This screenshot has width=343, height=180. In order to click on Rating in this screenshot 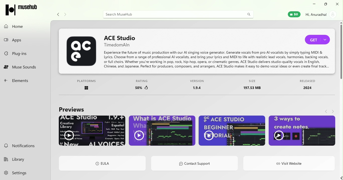, I will do `click(144, 86)`.